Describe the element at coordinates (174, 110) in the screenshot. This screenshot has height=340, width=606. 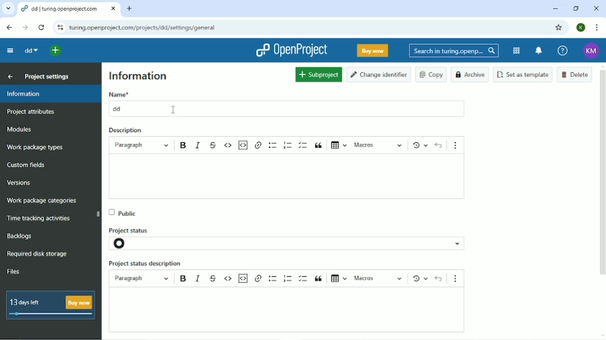
I see `Cursor` at that location.